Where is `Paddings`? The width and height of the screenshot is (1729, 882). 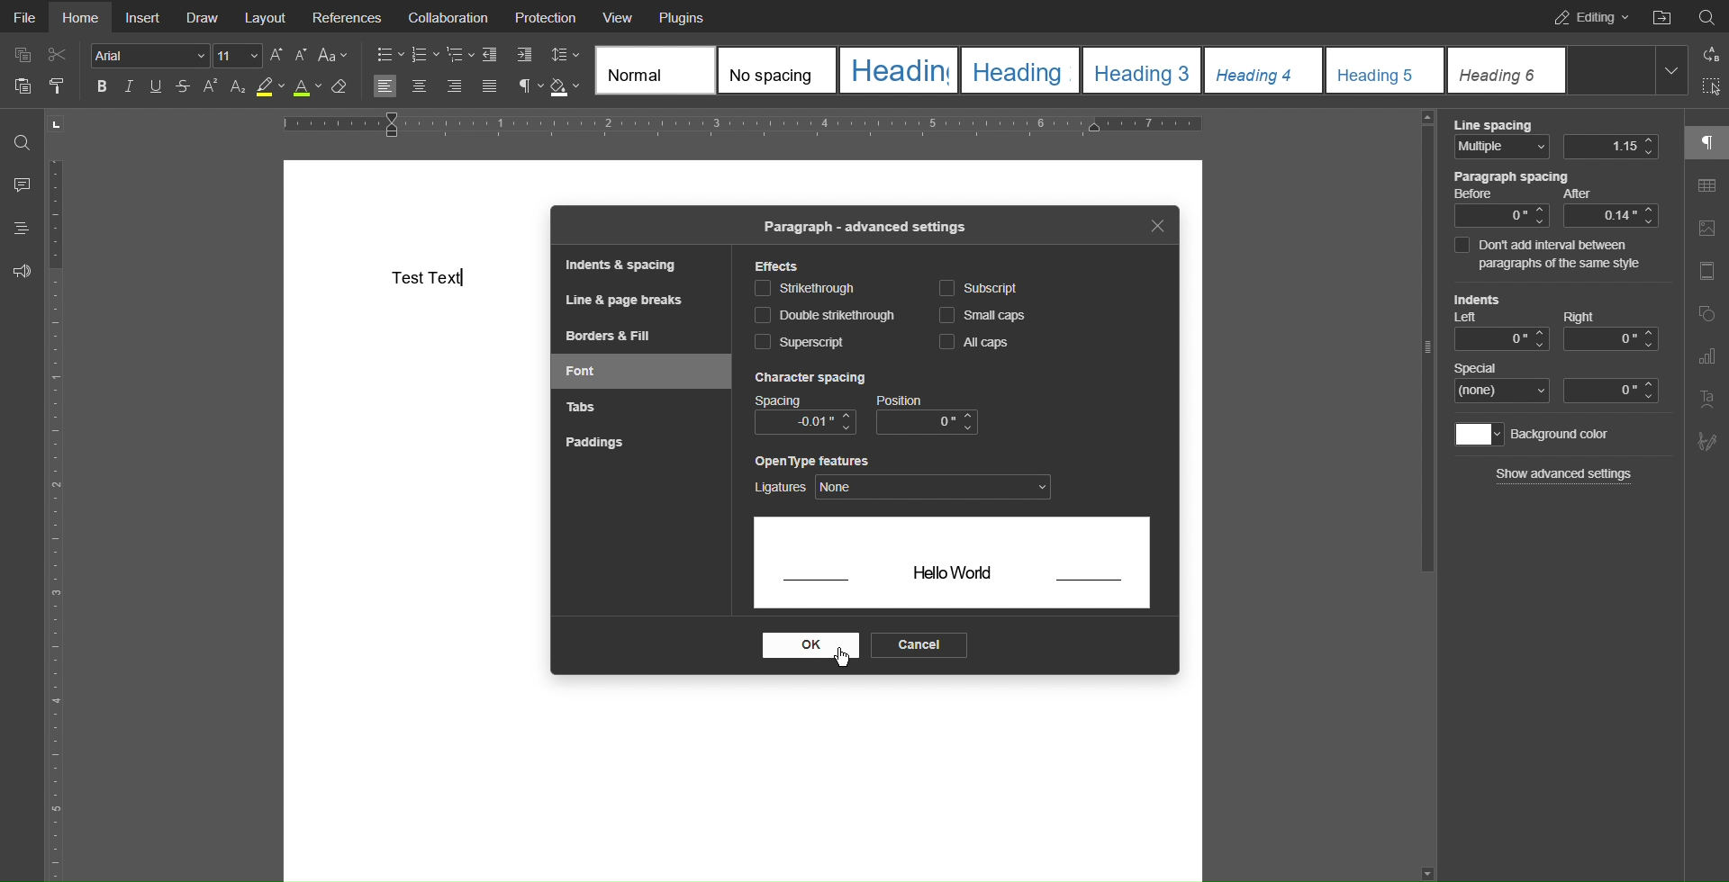 Paddings is located at coordinates (592, 442).